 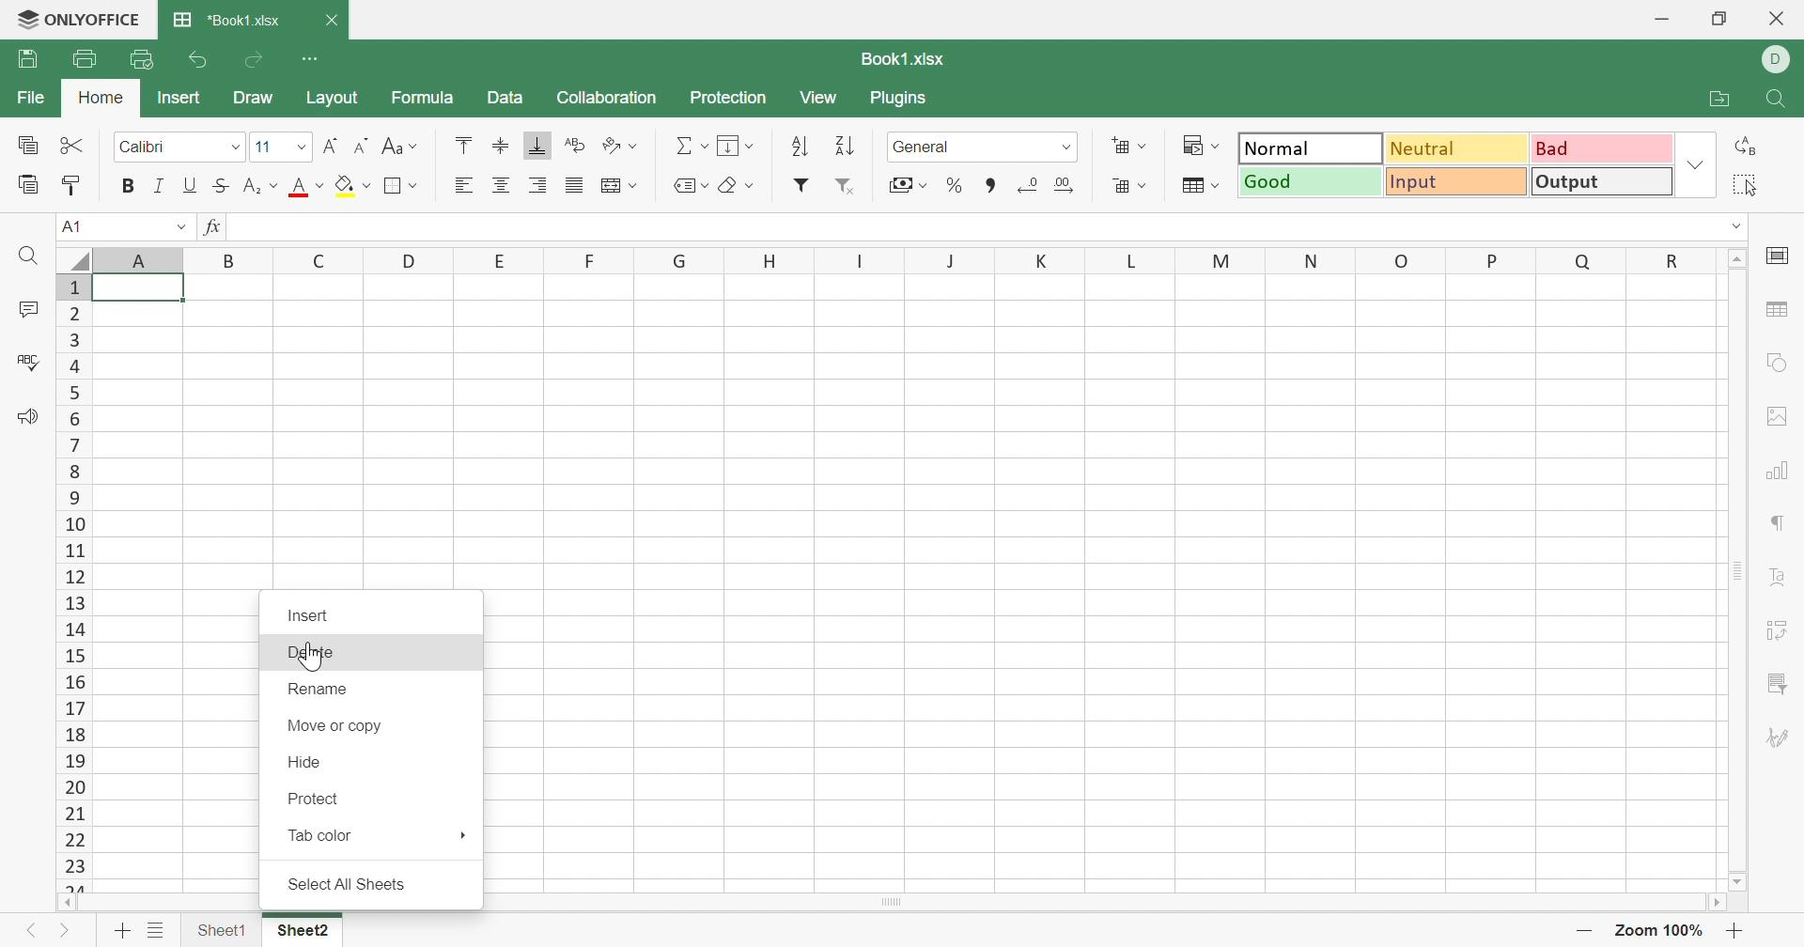 I want to click on Ascending order, so click(x=796, y=147).